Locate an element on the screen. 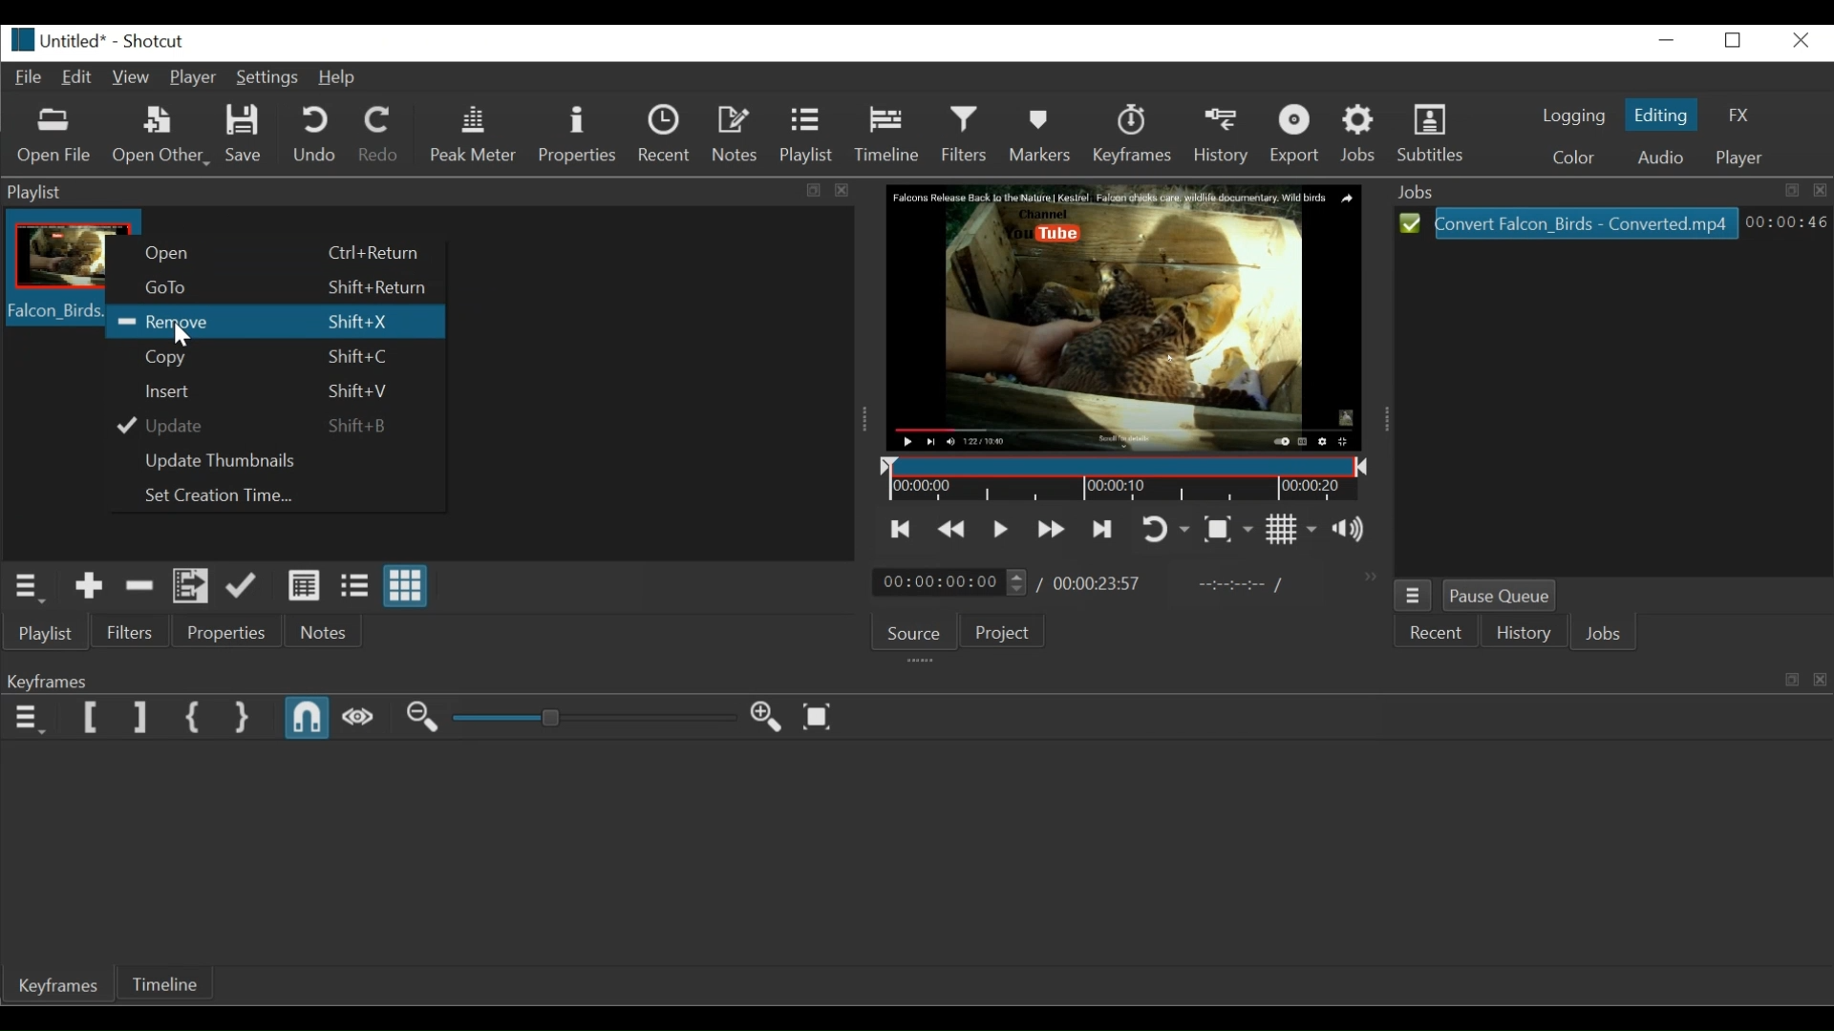 This screenshot has height=1031, width=1834. Timeline is located at coordinates (1119, 480).